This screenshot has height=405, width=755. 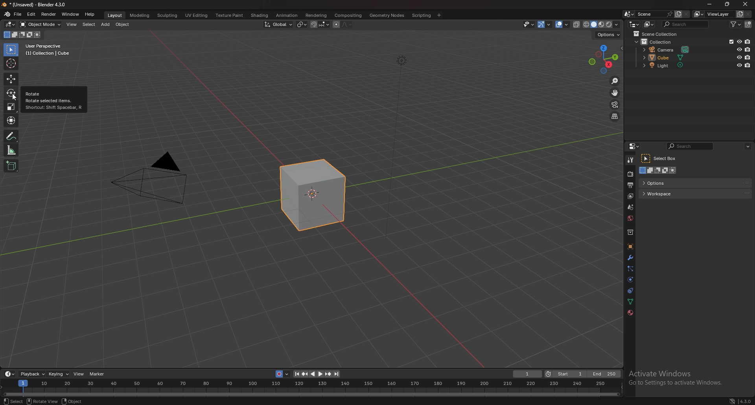 I want to click on output, so click(x=630, y=185).